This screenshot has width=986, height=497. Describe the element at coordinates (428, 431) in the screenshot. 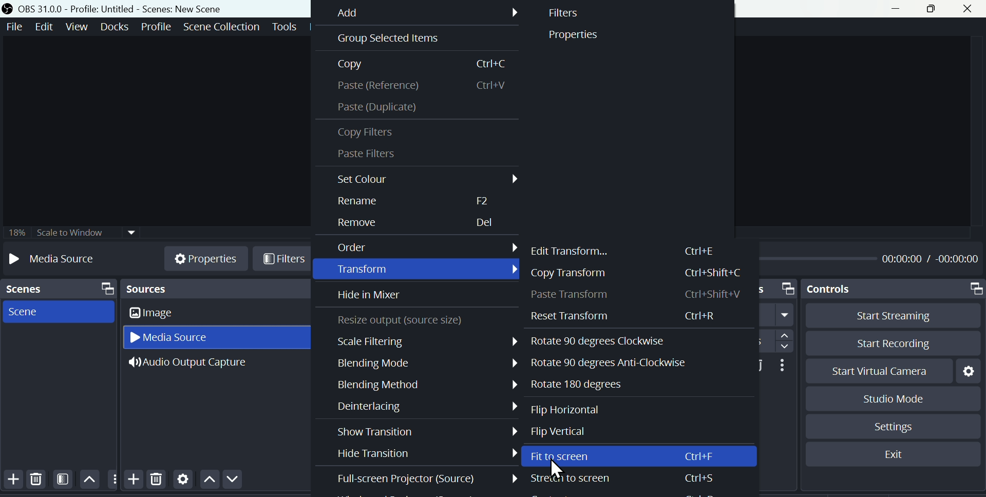

I see `Show transition` at that location.